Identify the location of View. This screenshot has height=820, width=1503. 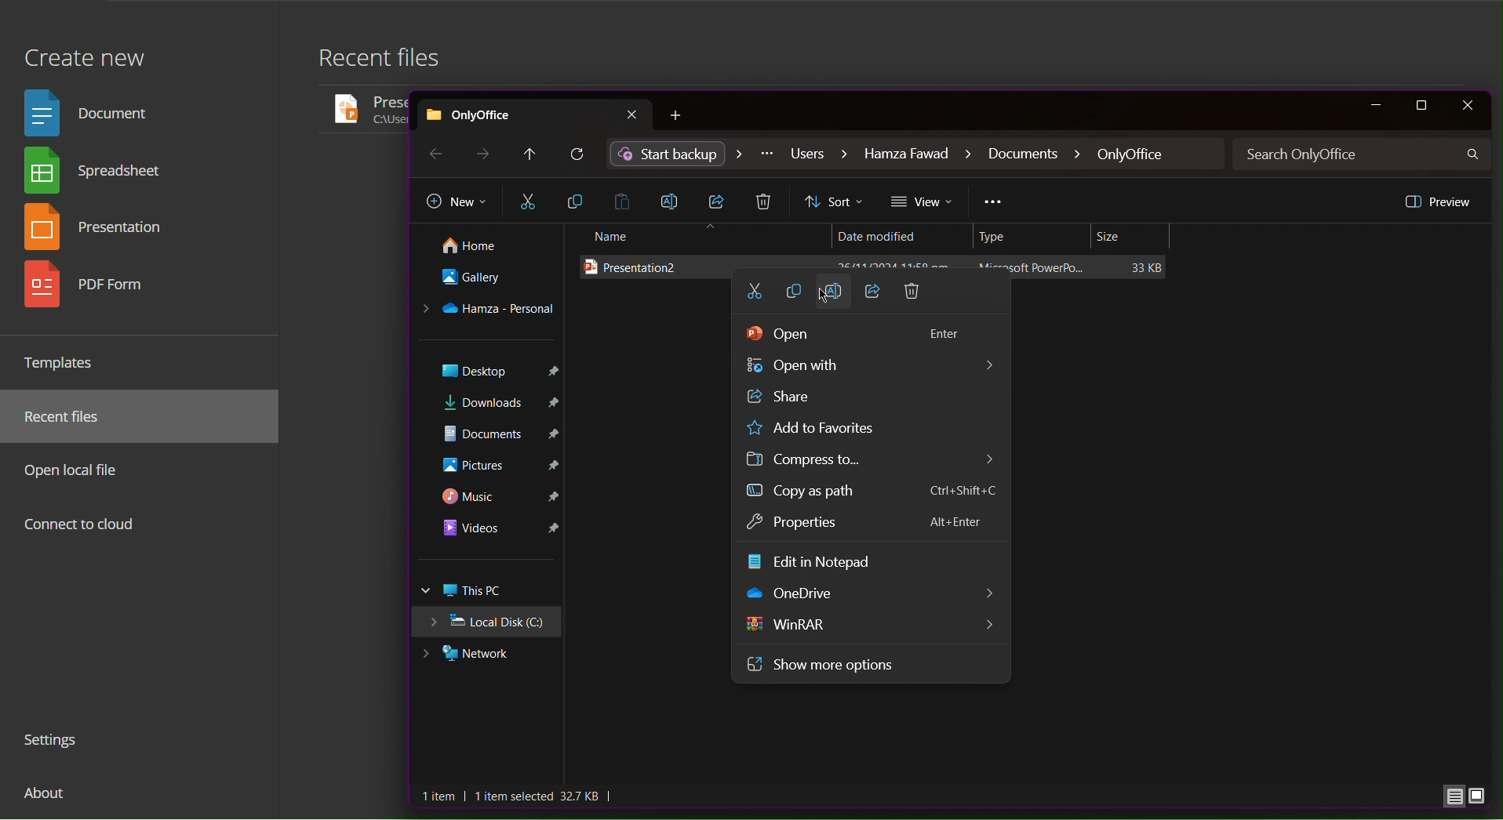
(923, 202).